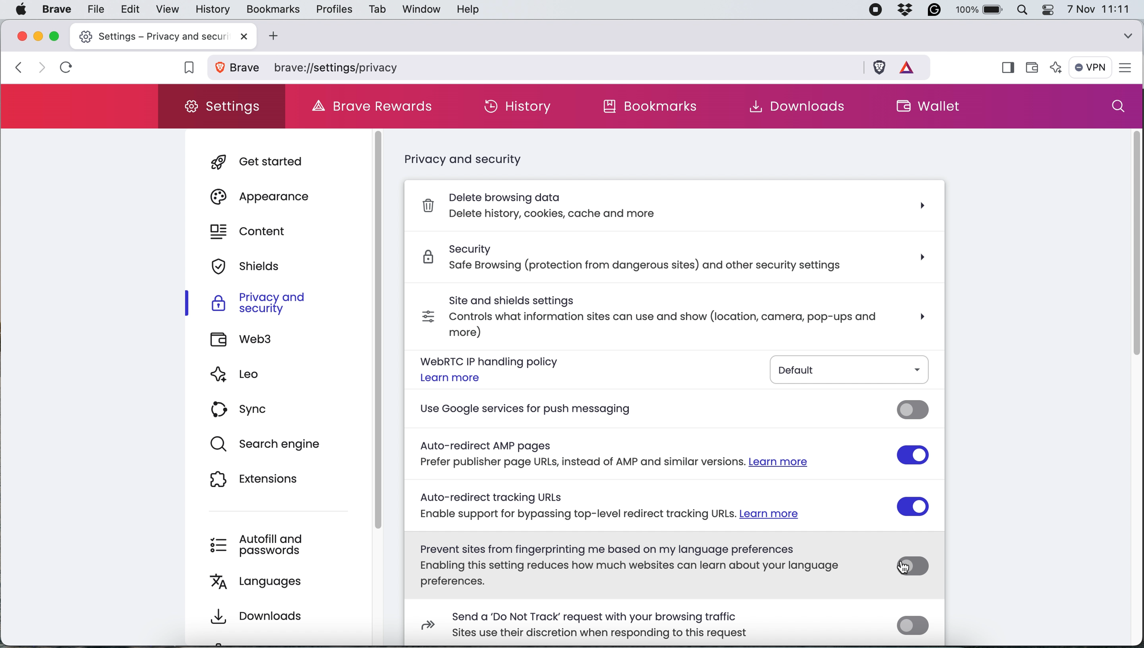 This screenshot has width=1144, height=648. I want to click on send do not track request toggle switch, so click(913, 626).